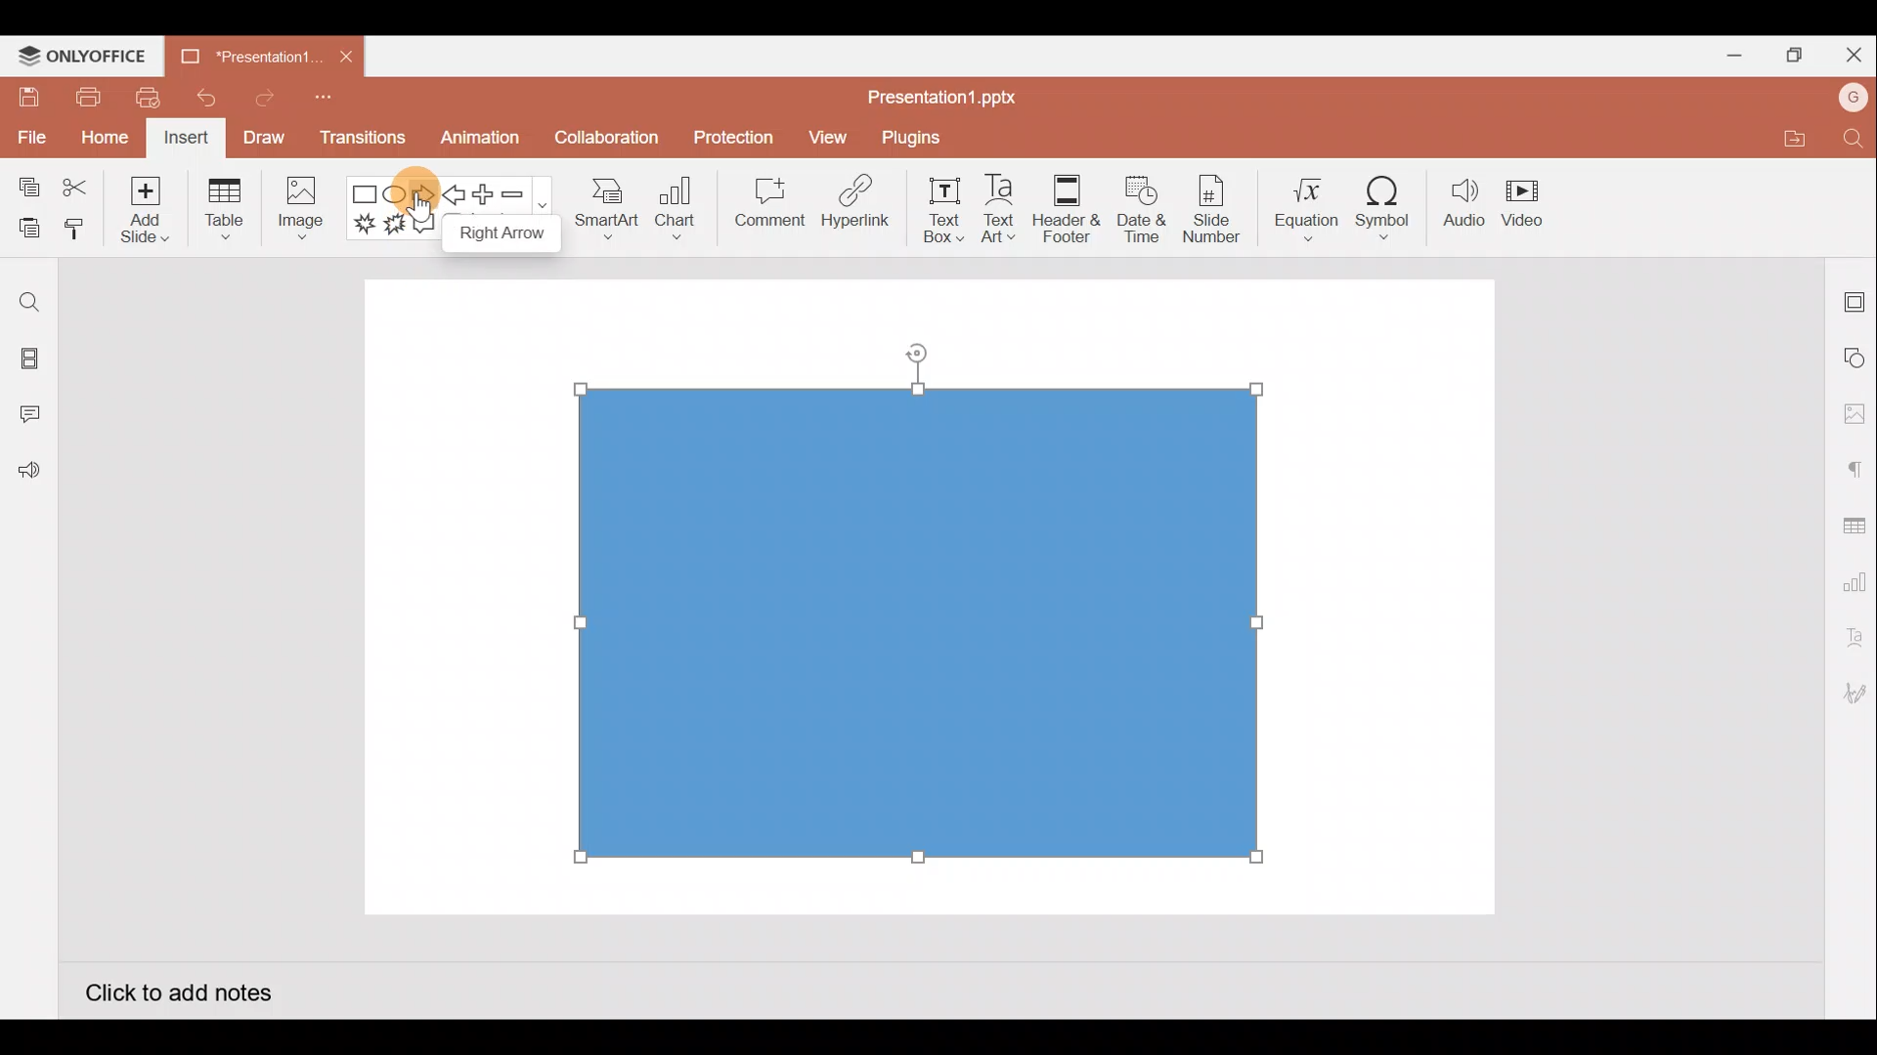 Image resolution: width=1877 pixels, height=1055 pixels. Describe the element at coordinates (925, 135) in the screenshot. I see `Plugins` at that location.